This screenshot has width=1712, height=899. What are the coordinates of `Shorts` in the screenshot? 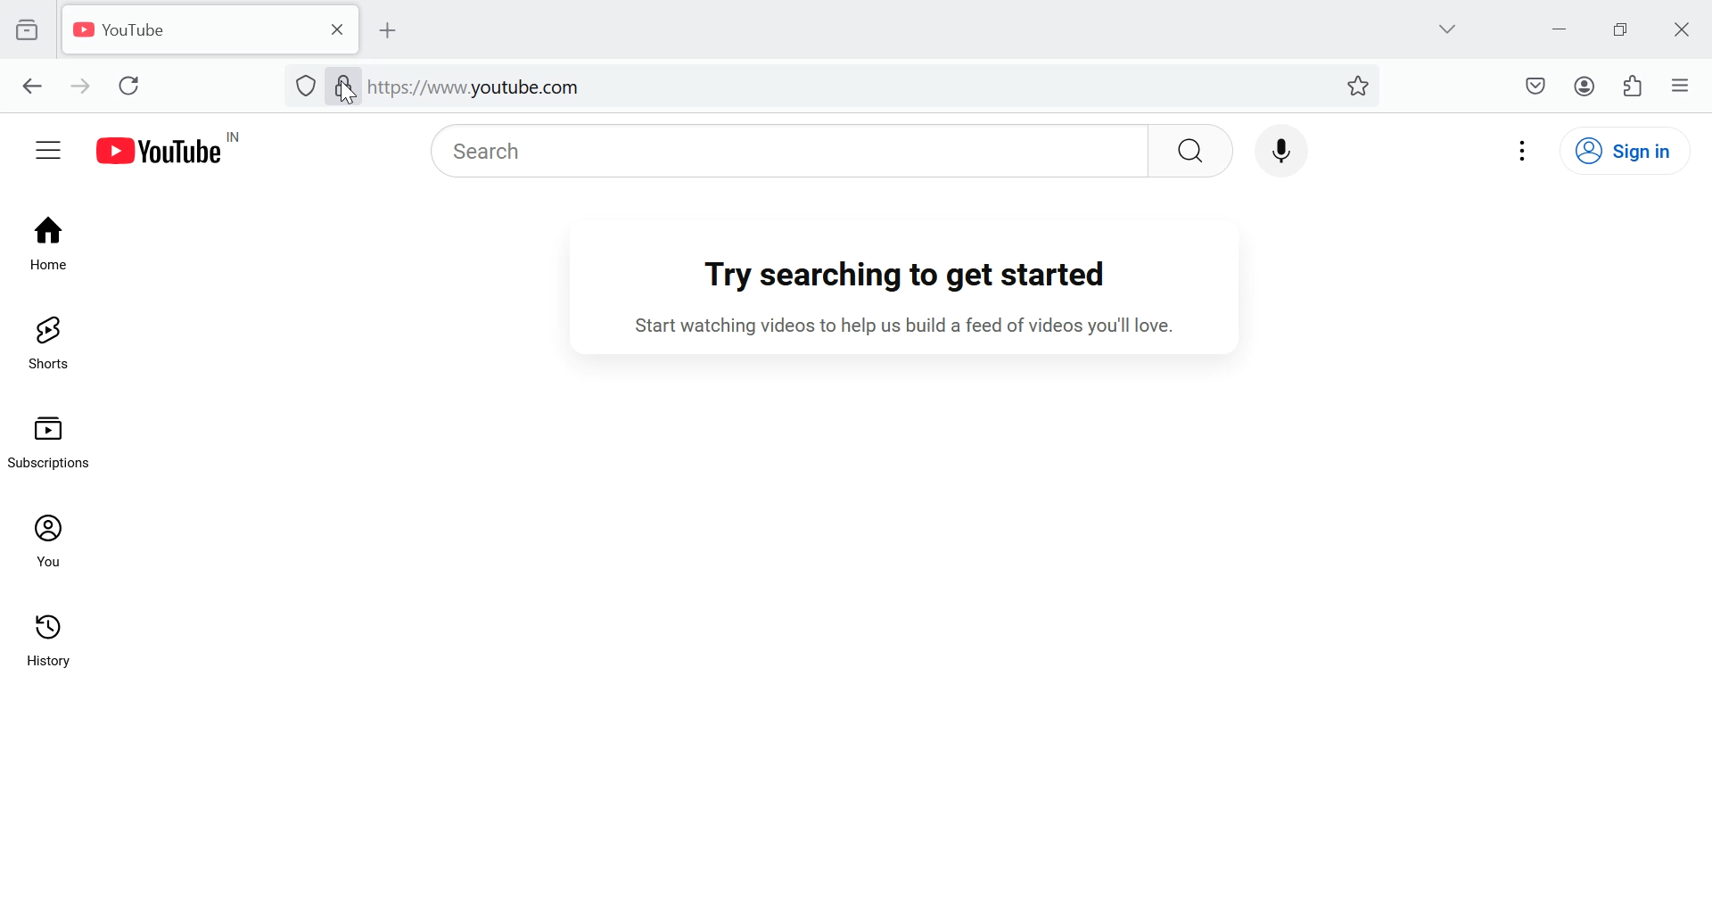 It's located at (46, 342).